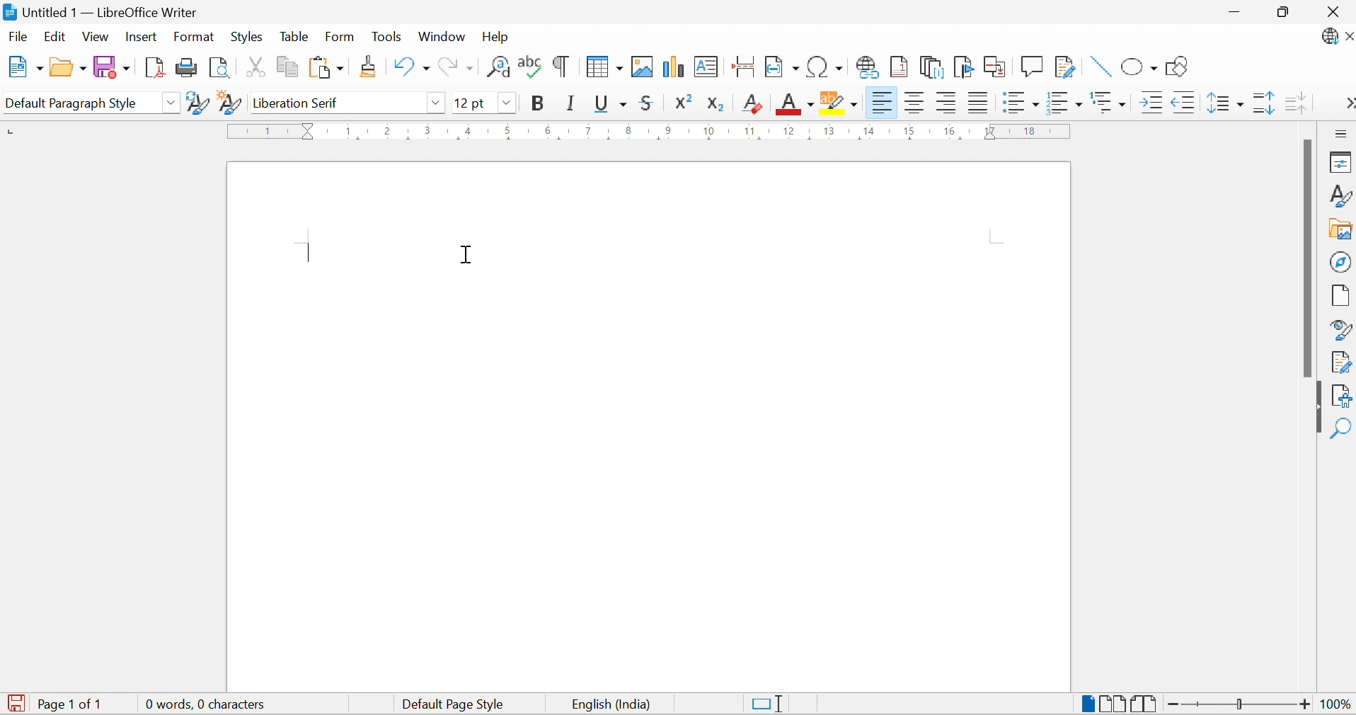  What do you see at coordinates (143, 38) in the screenshot?
I see `Insert` at bounding box center [143, 38].